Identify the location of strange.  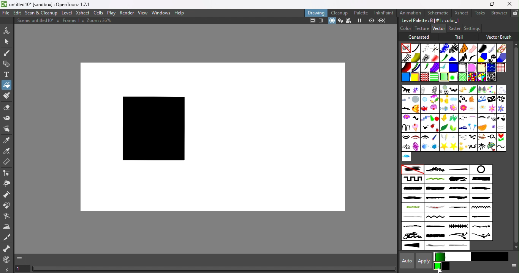
(436, 236).